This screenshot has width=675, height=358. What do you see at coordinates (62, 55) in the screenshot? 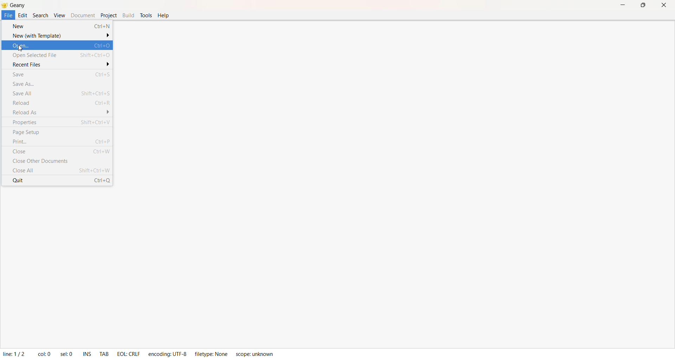
I see `Open Selected File` at bounding box center [62, 55].